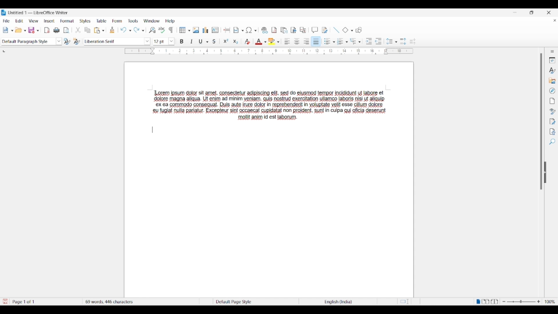  Describe the element at coordinates (315, 30) in the screenshot. I see `Insert comment` at that location.